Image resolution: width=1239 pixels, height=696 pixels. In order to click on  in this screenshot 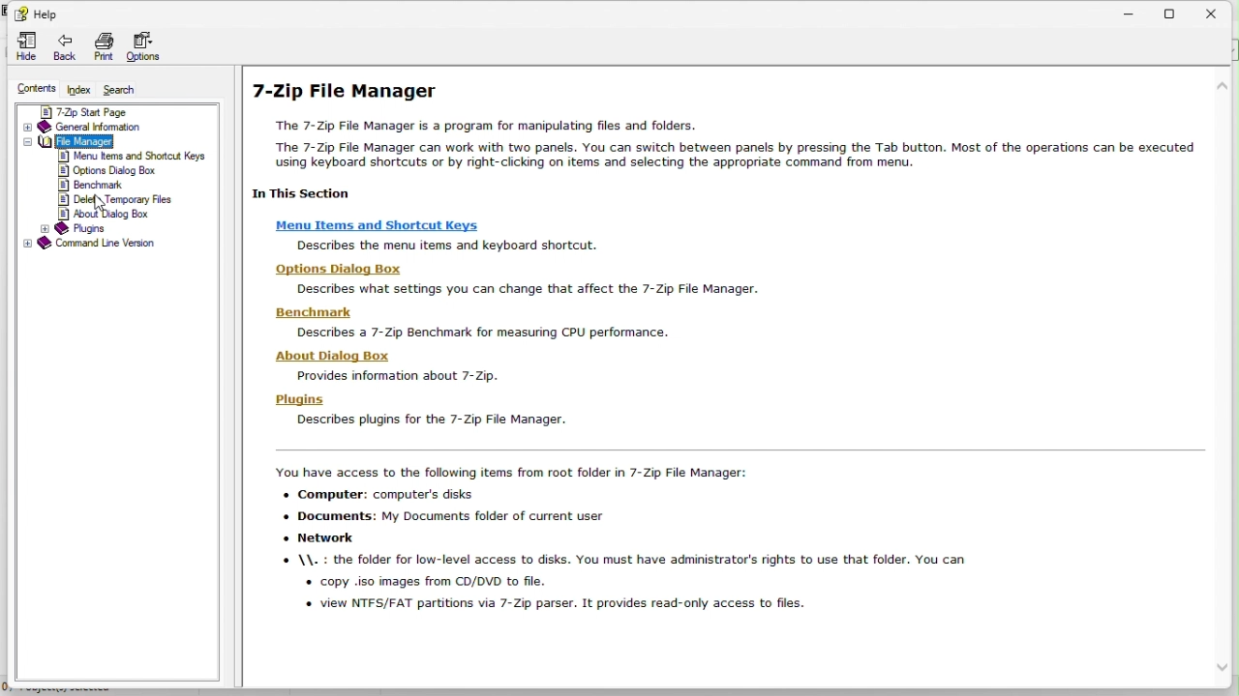, I will do `click(23, 47)`.